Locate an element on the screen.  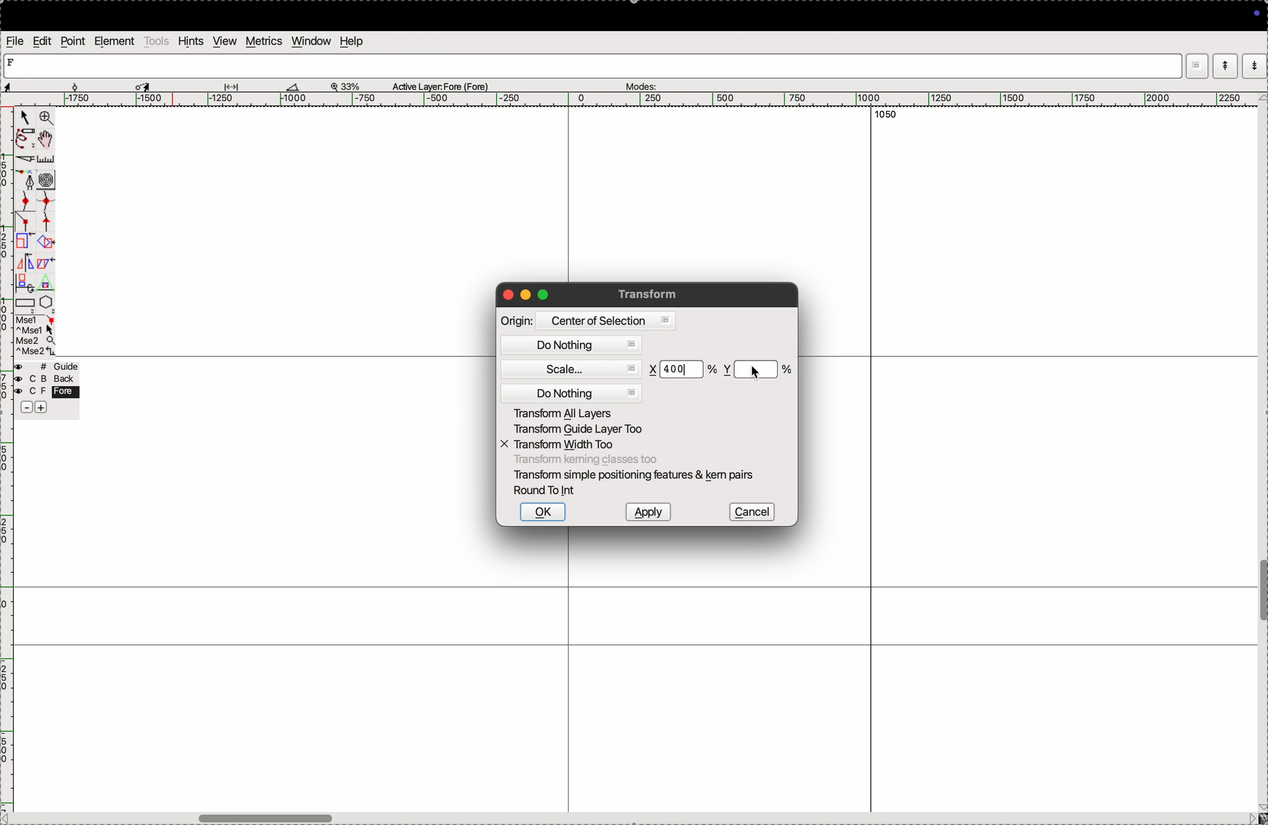
transform all yares is located at coordinates (576, 412).